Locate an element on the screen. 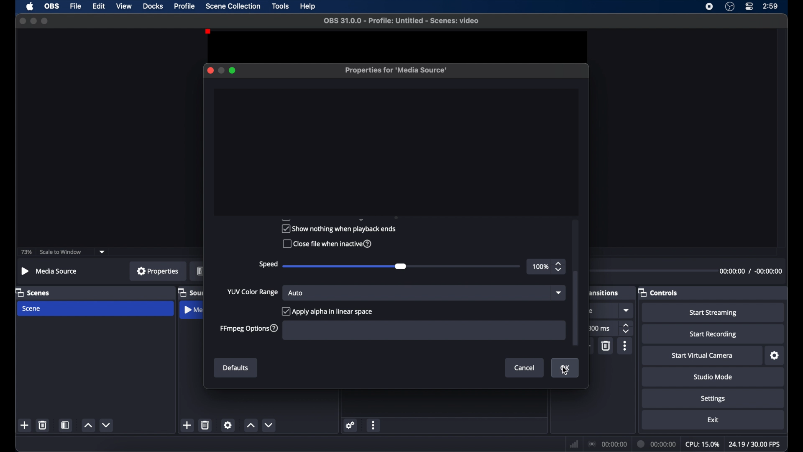  exit is located at coordinates (713, 420).